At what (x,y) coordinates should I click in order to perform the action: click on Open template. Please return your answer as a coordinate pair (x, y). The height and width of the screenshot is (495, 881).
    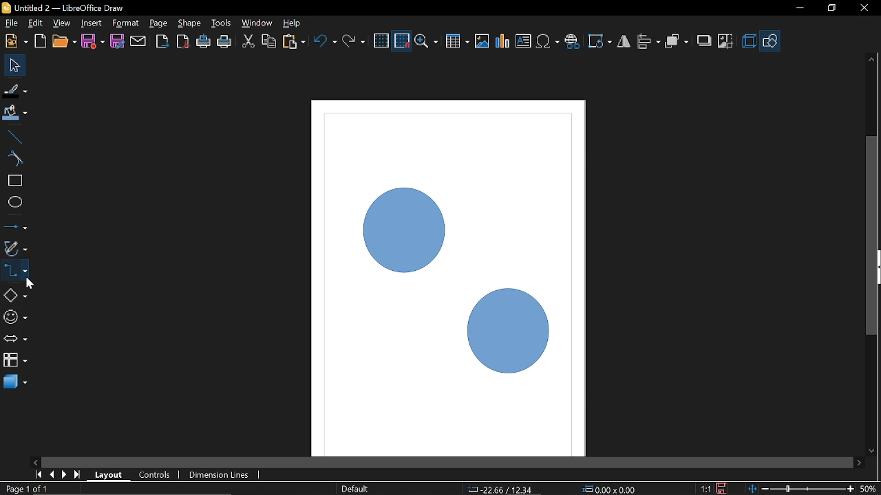
    Looking at the image, I should click on (40, 41).